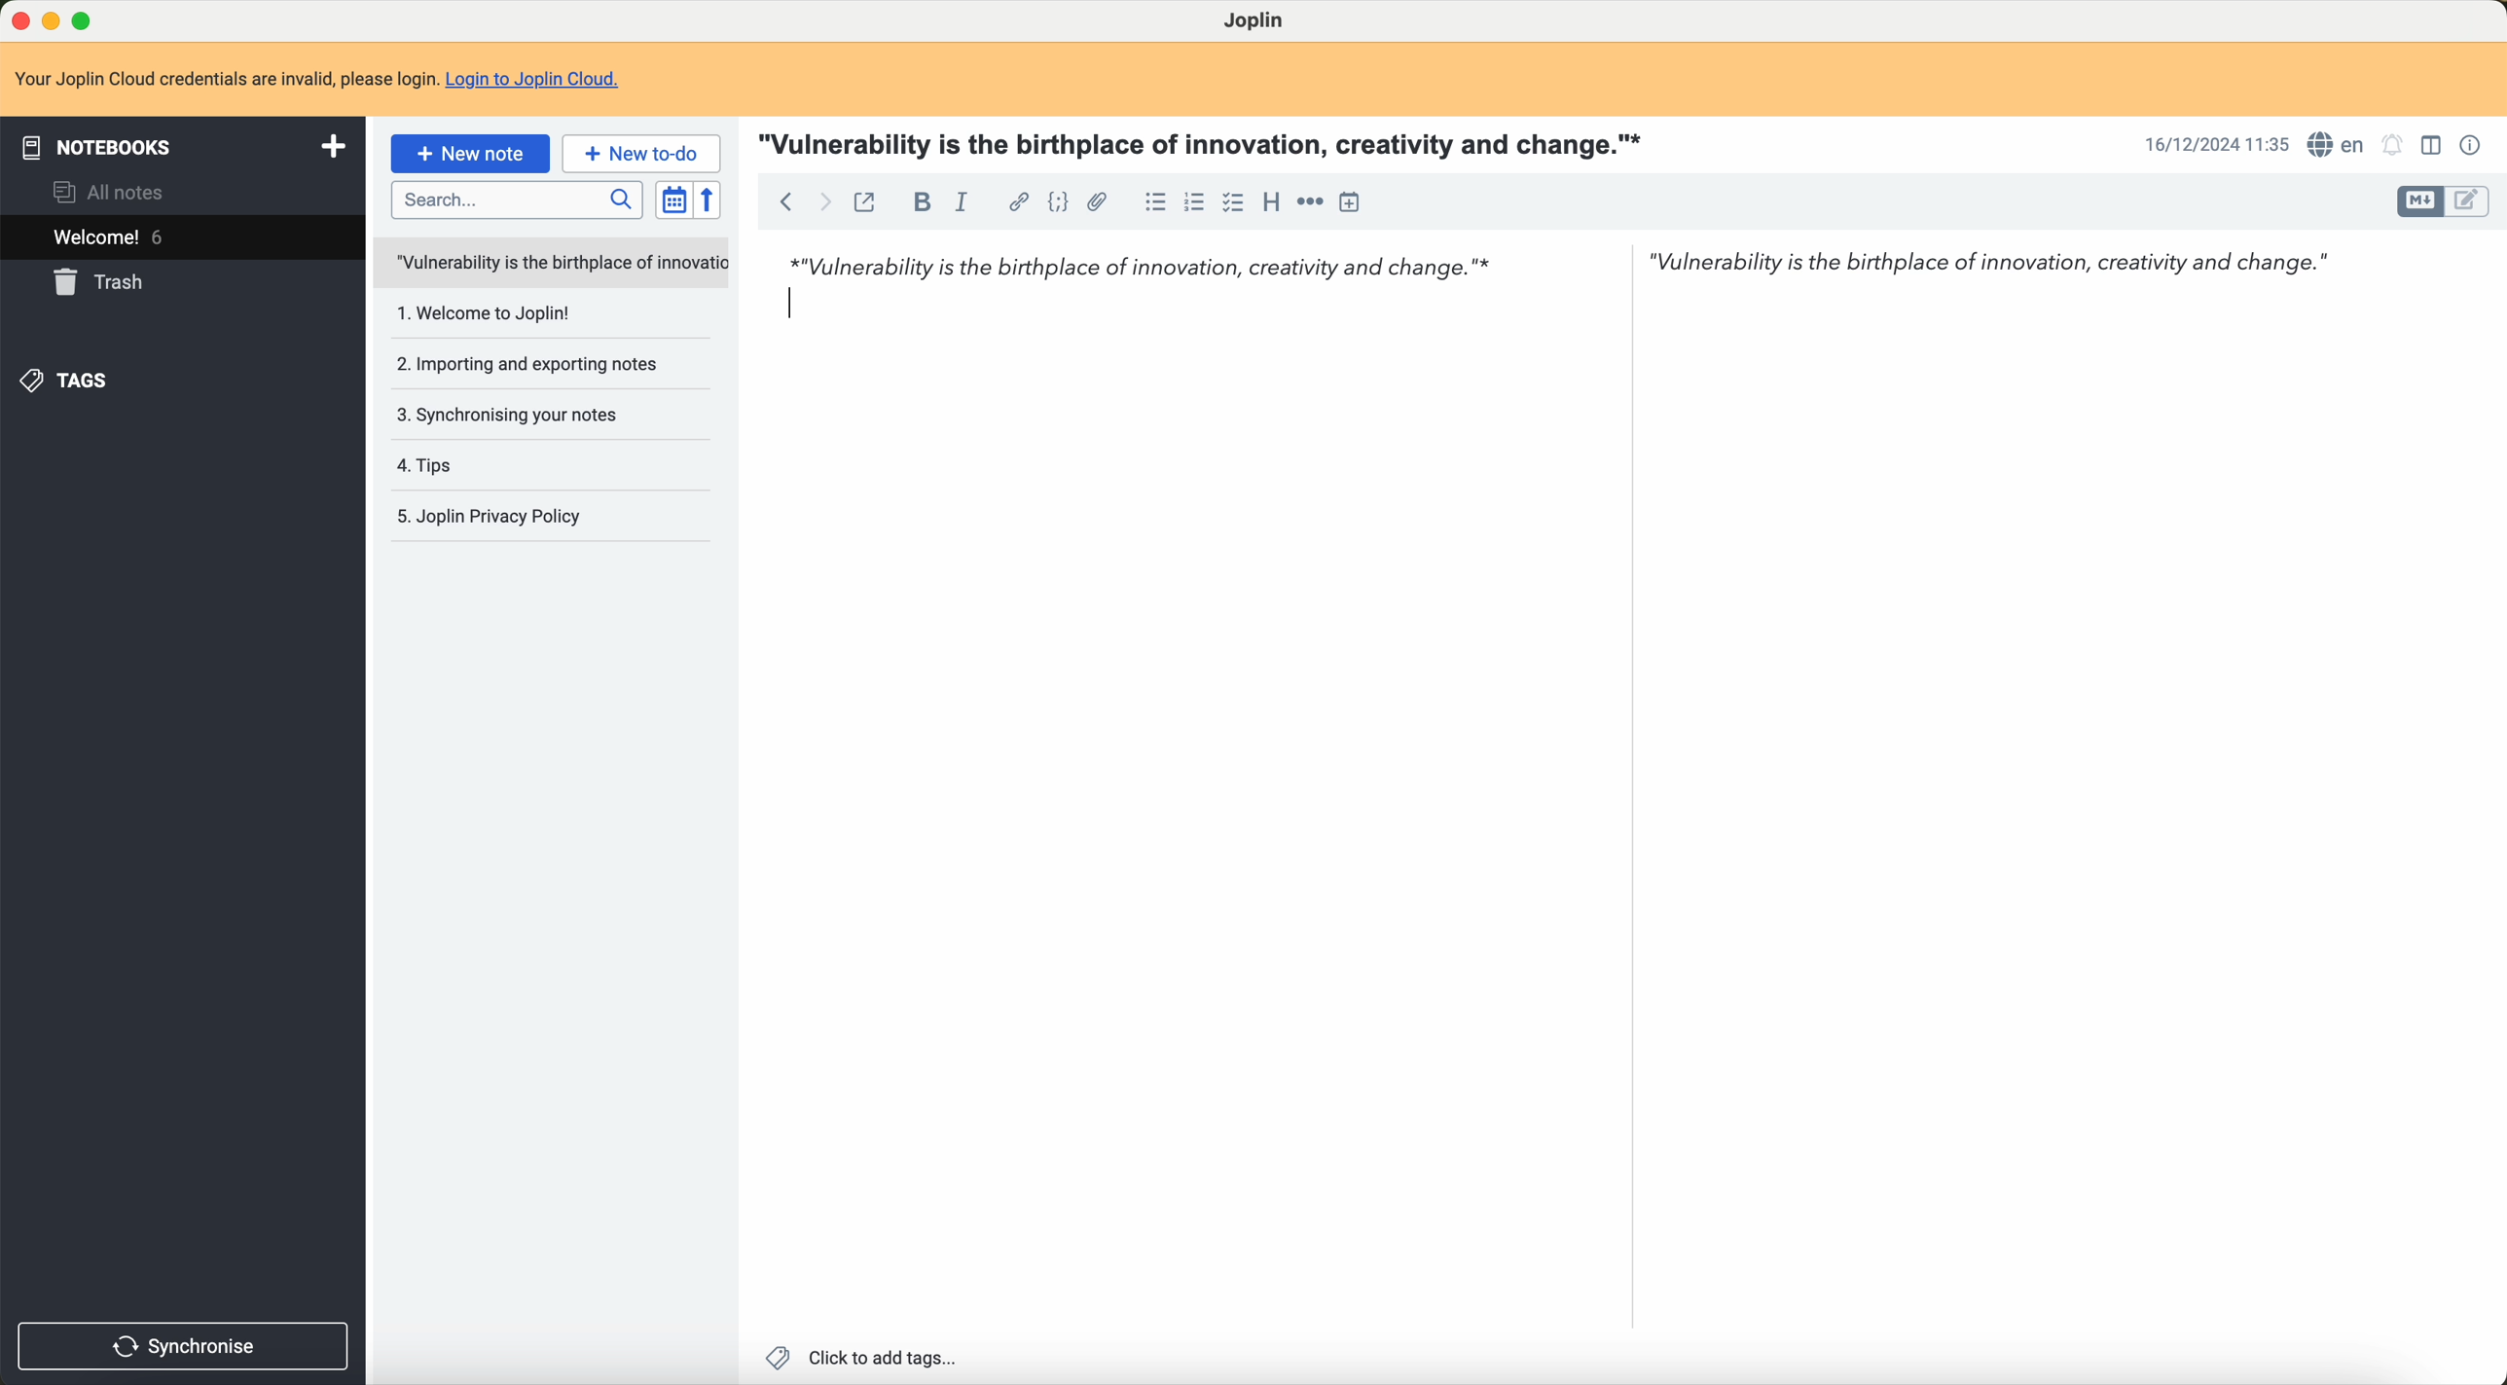 Image resolution: width=2507 pixels, height=1385 pixels. What do you see at coordinates (1054, 200) in the screenshot?
I see `code` at bounding box center [1054, 200].